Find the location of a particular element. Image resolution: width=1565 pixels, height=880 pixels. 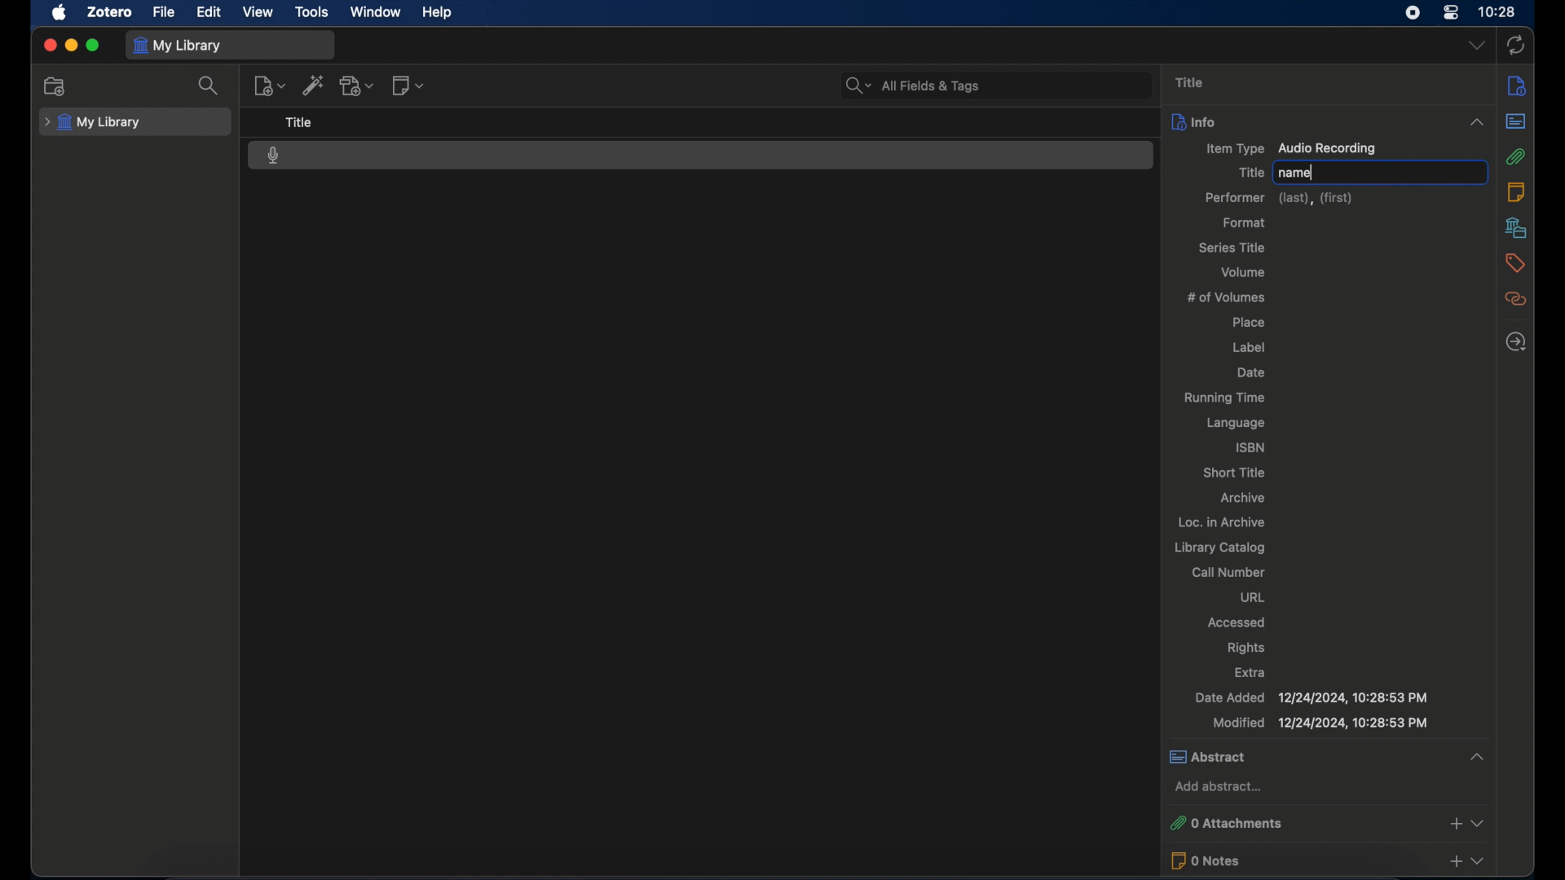

my library is located at coordinates (178, 46).